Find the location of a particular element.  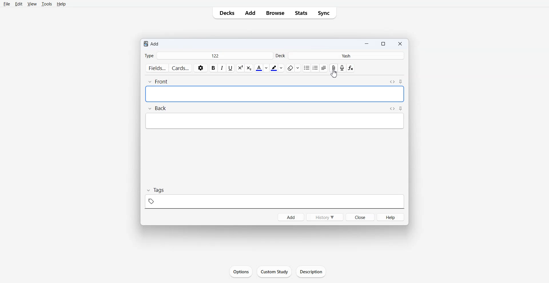

Add is located at coordinates (250, 13).